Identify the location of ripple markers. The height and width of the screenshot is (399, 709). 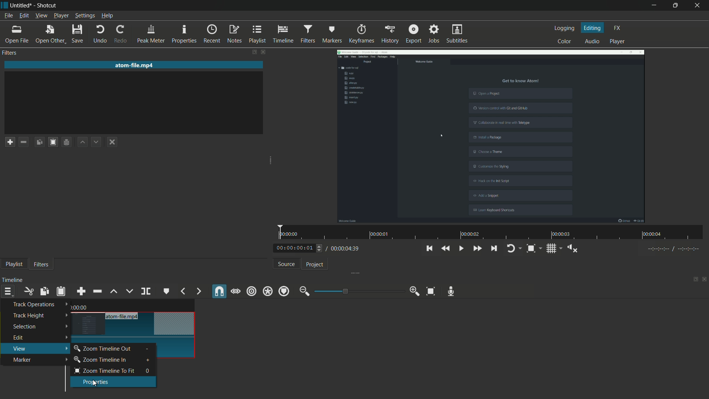
(284, 291).